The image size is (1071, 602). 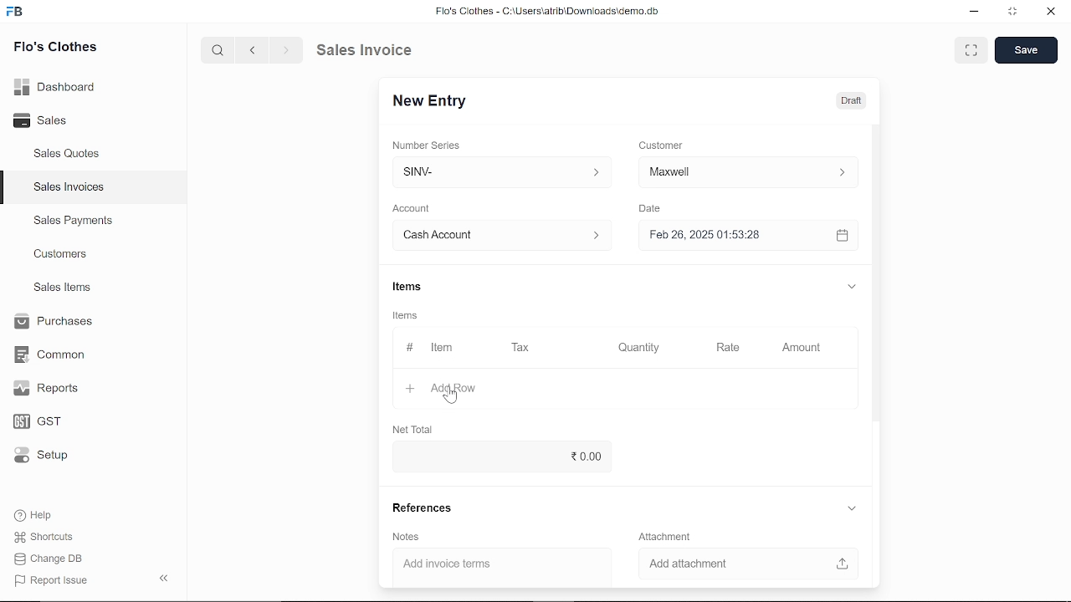 I want to click on Setup, so click(x=53, y=457).